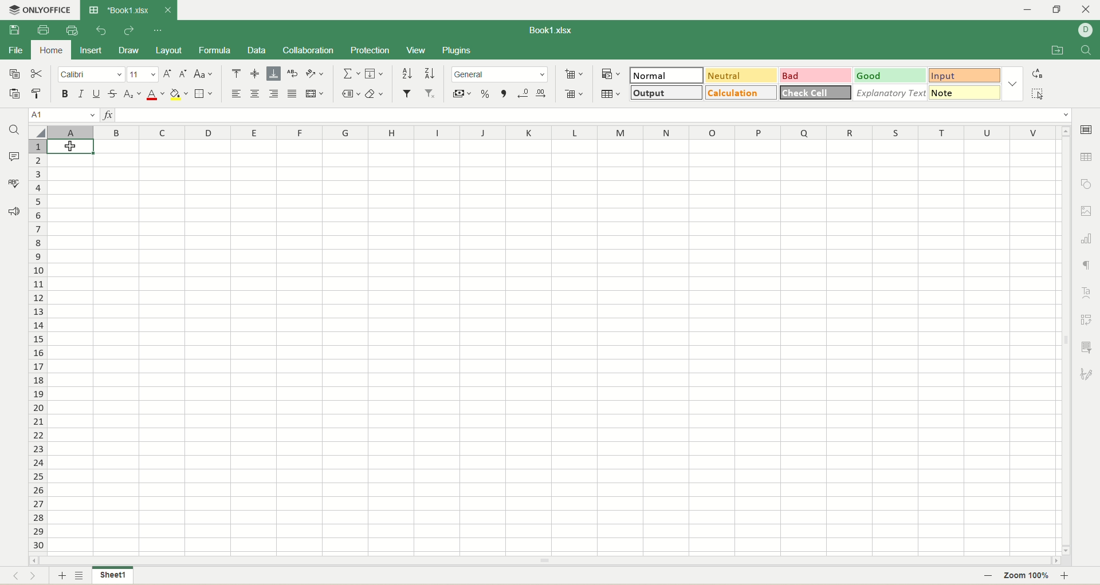 This screenshot has width=1100, height=585. I want to click on output, so click(666, 92).